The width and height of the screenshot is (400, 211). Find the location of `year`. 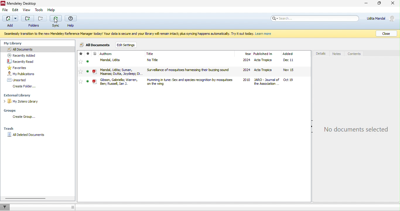

year is located at coordinates (248, 54).